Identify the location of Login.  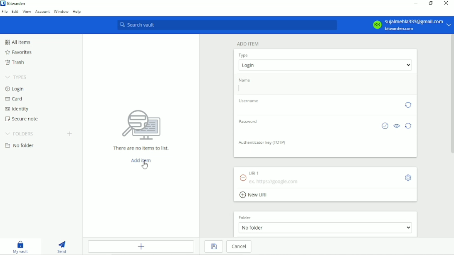
(15, 89).